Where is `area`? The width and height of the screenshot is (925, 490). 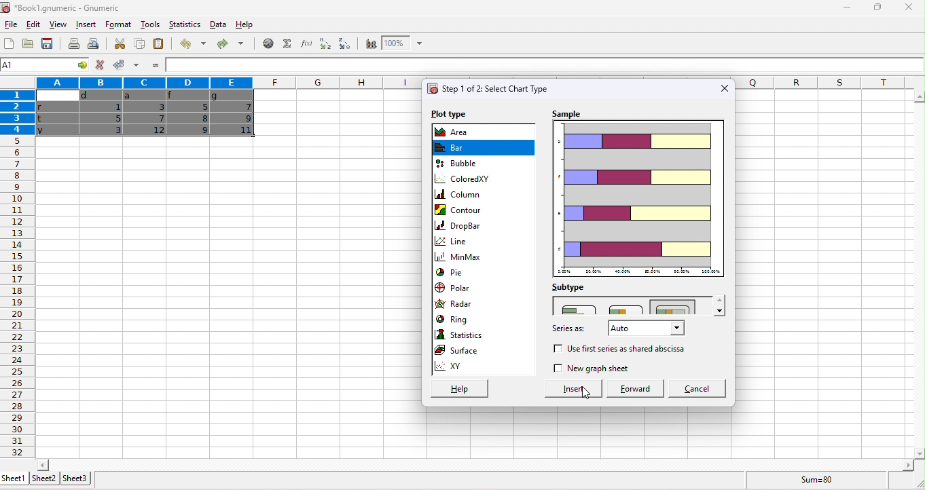
area is located at coordinates (456, 132).